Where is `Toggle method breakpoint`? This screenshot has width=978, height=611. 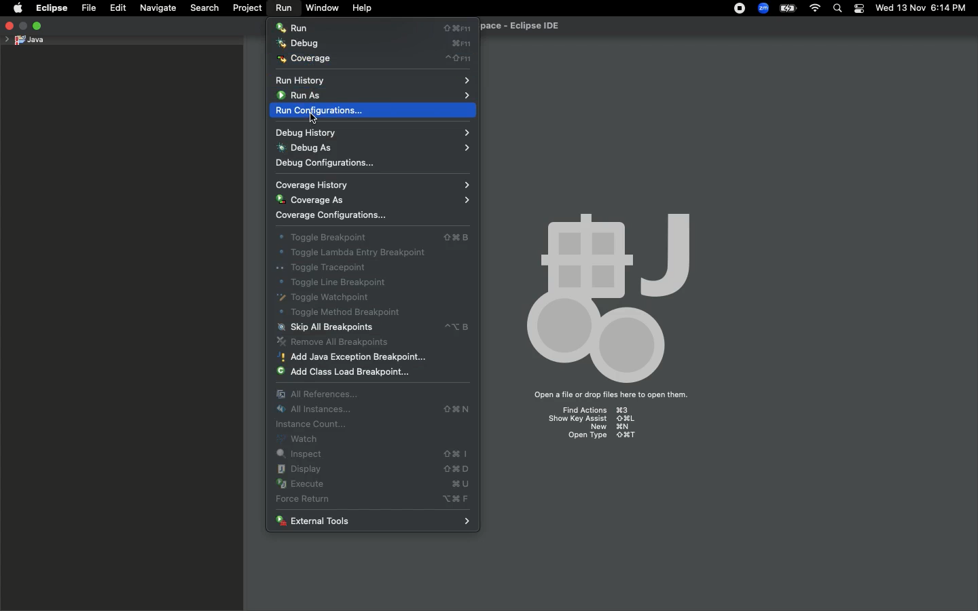 Toggle method breakpoint is located at coordinates (342, 312).